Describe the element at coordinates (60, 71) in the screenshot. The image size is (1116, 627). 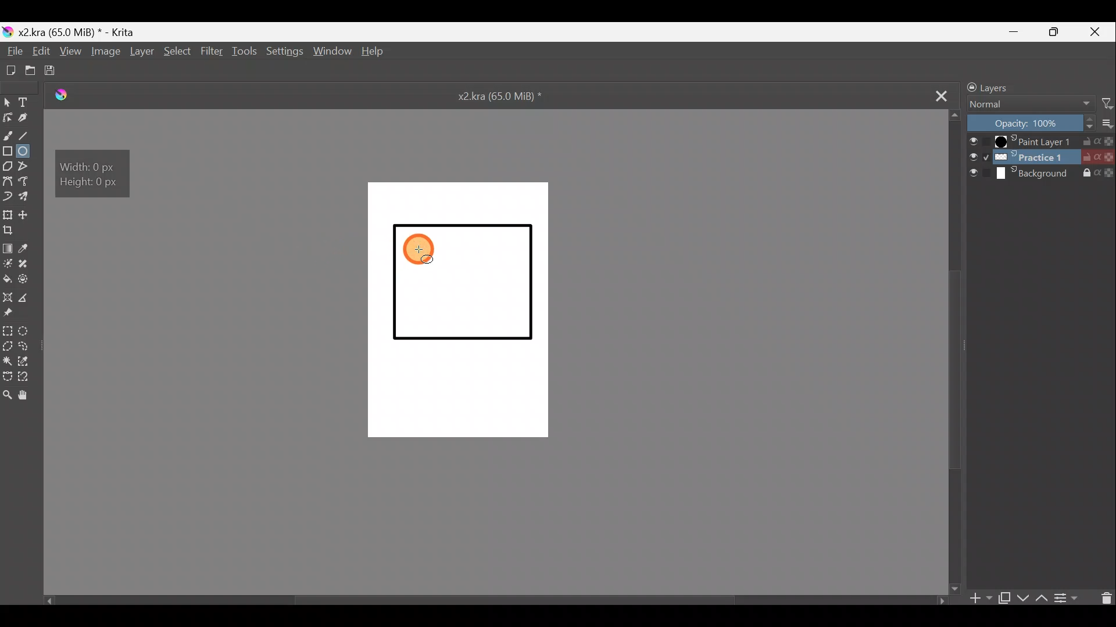
I see `Save` at that location.